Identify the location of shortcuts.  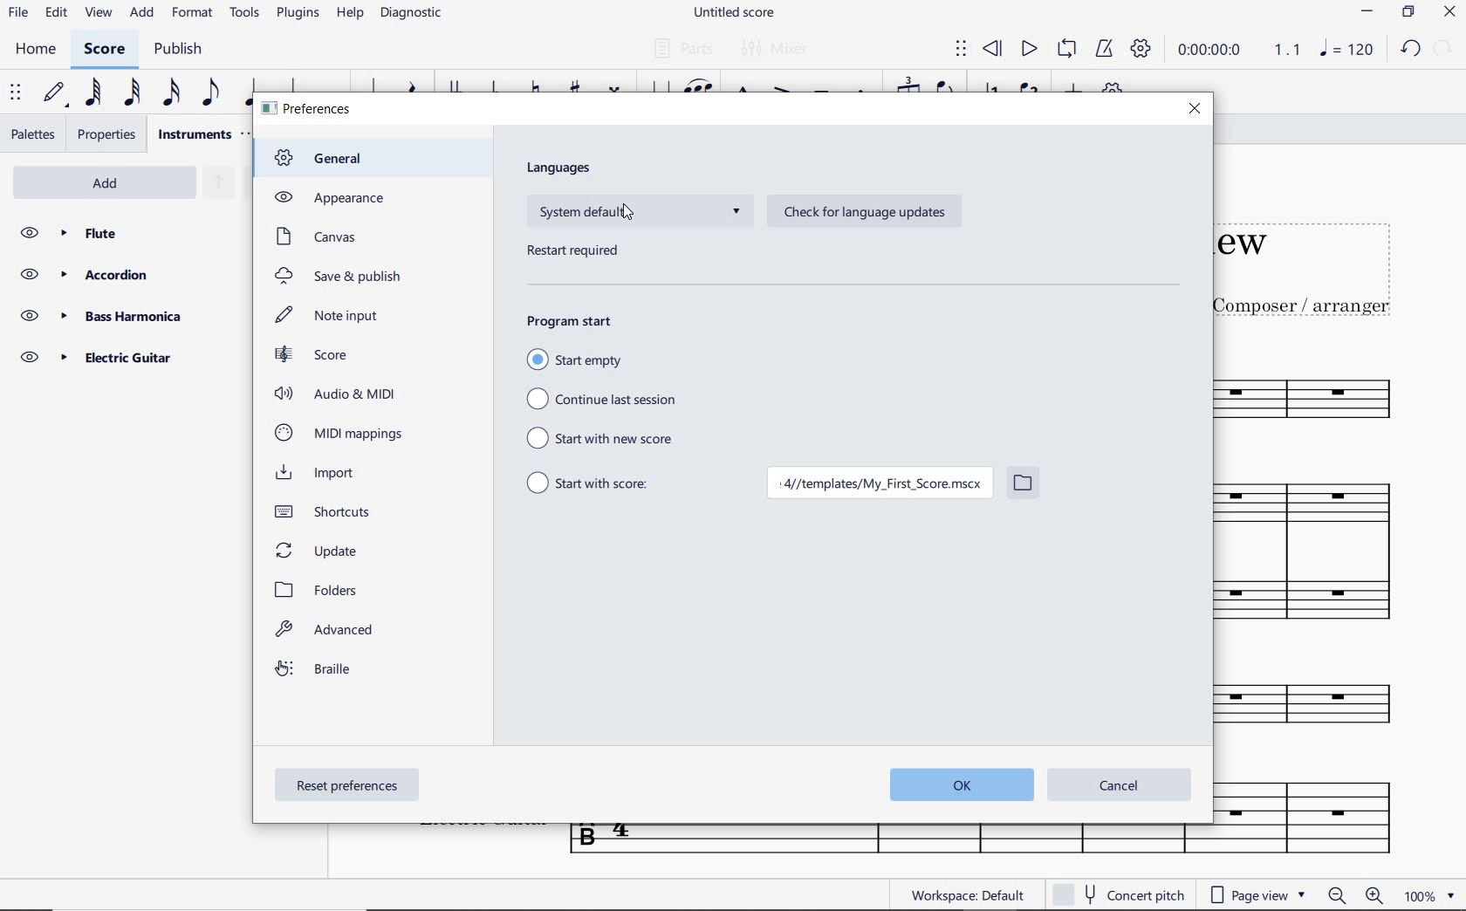
(330, 511).